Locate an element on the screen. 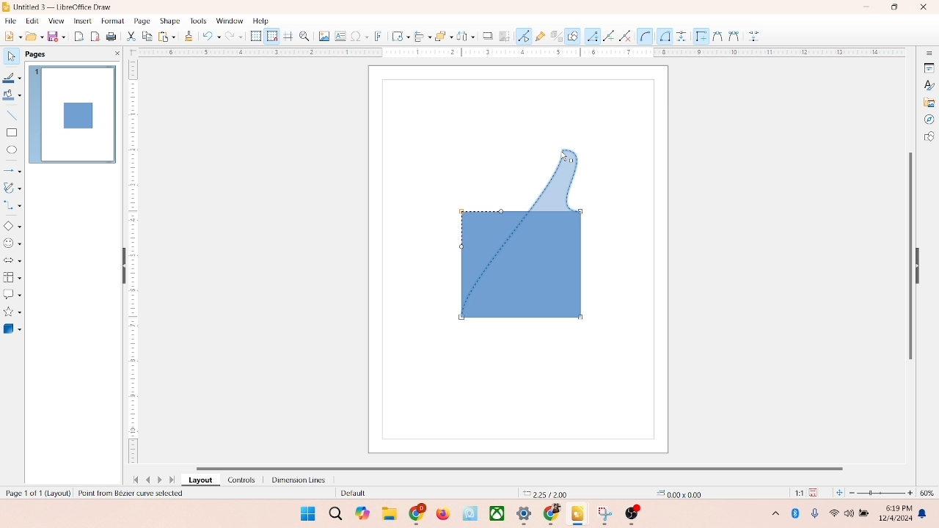 This screenshot has width=939, height=528. hide is located at coordinates (921, 263).